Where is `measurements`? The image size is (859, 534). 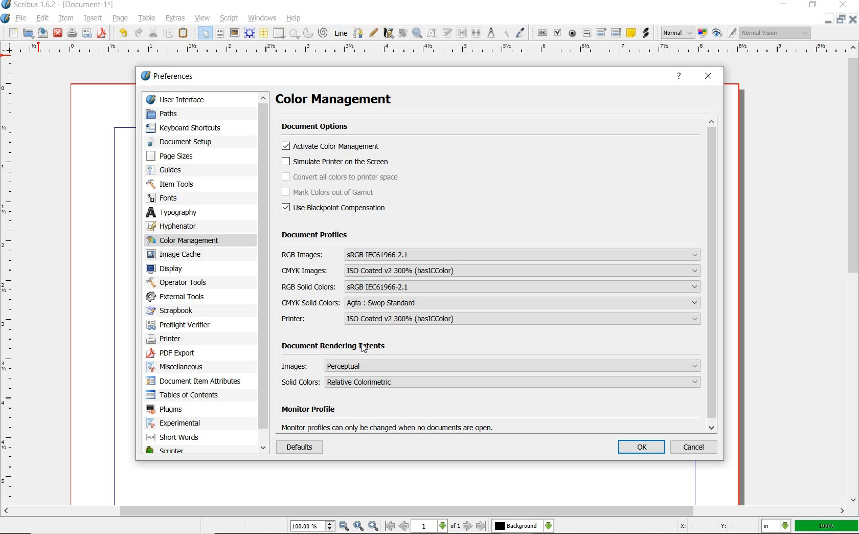 measurements is located at coordinates (491, 33).